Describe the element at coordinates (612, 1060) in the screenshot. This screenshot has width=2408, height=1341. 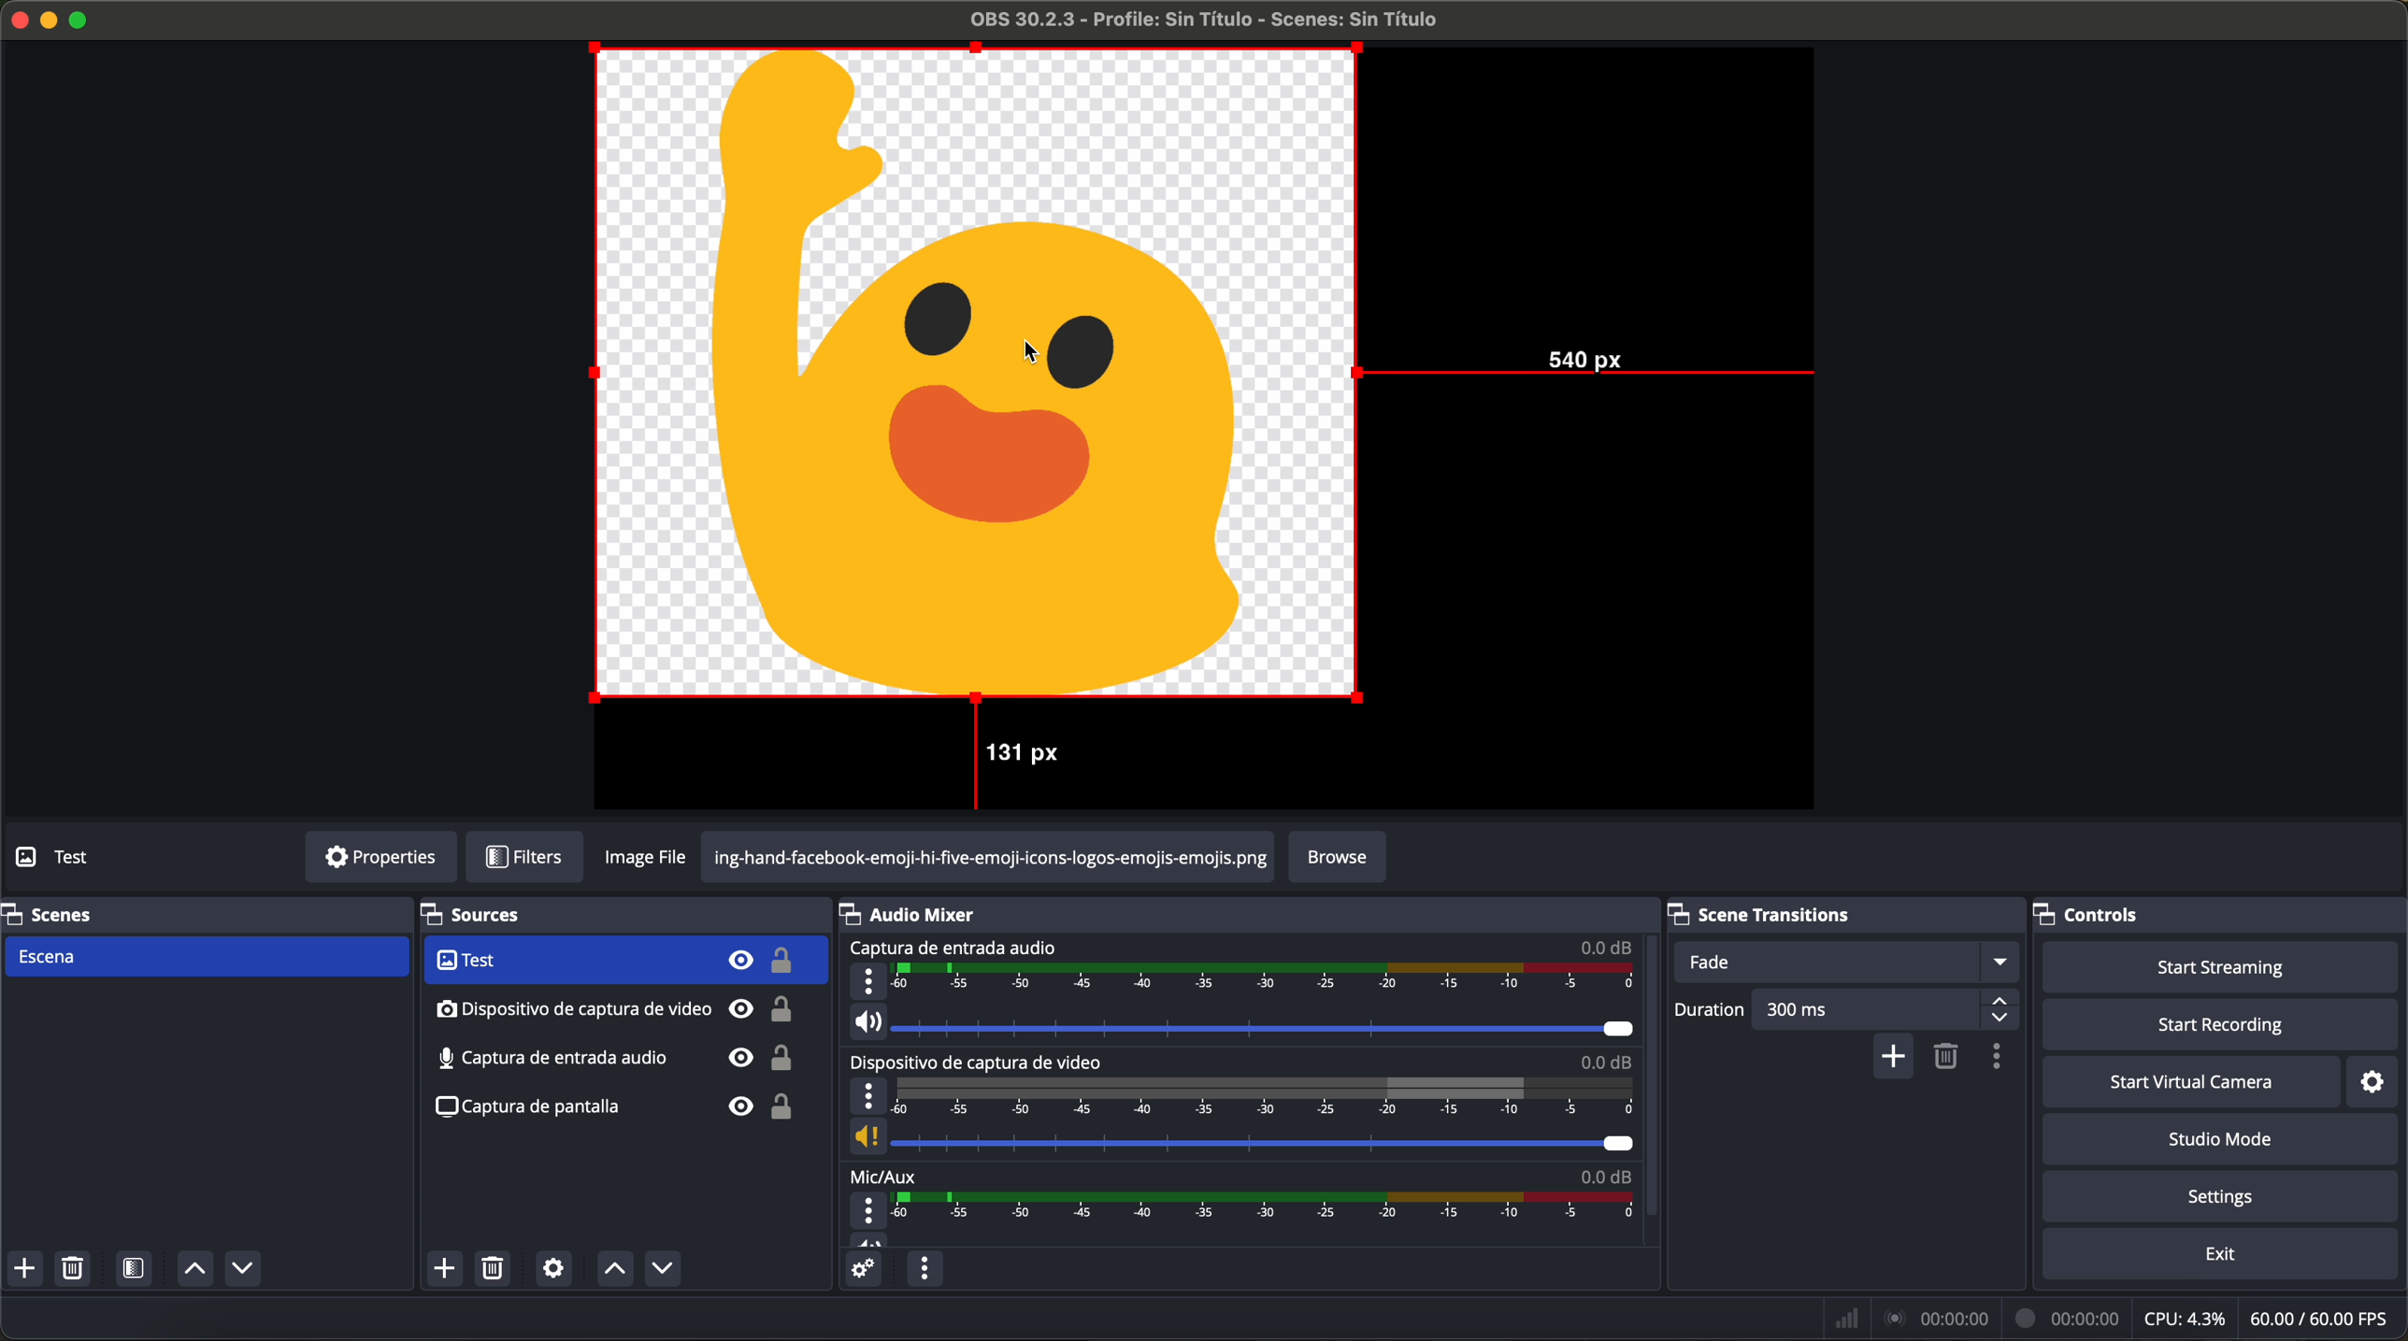
I see `screenshot` at that location.